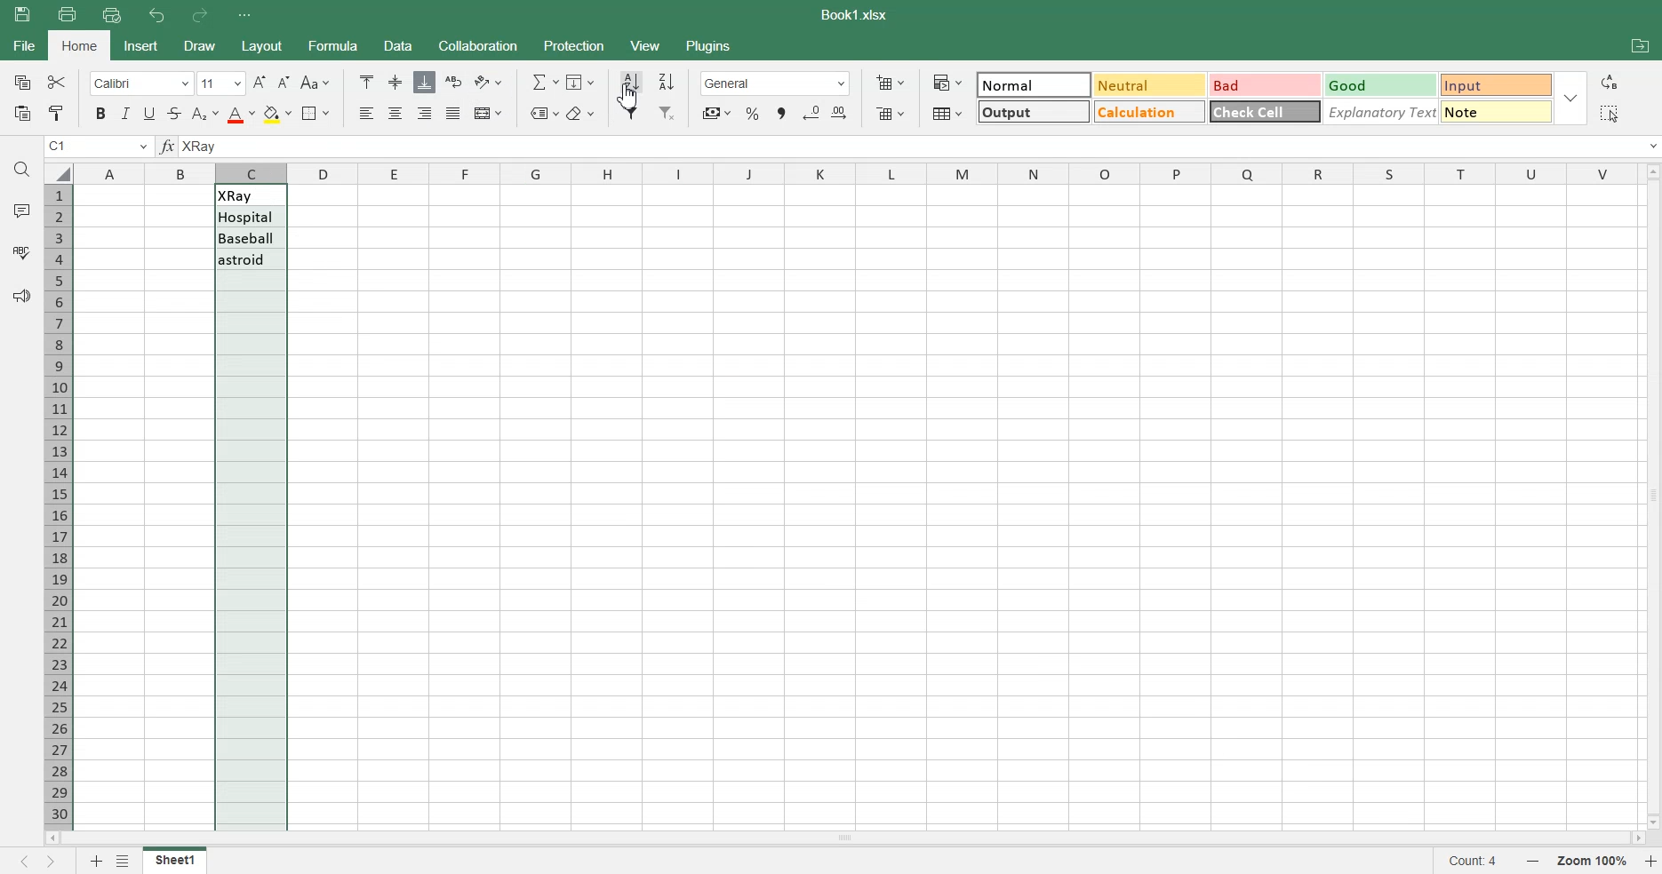 This screenshot has height=874, width=1662. I want to click on Bad, so click(1257, 81).